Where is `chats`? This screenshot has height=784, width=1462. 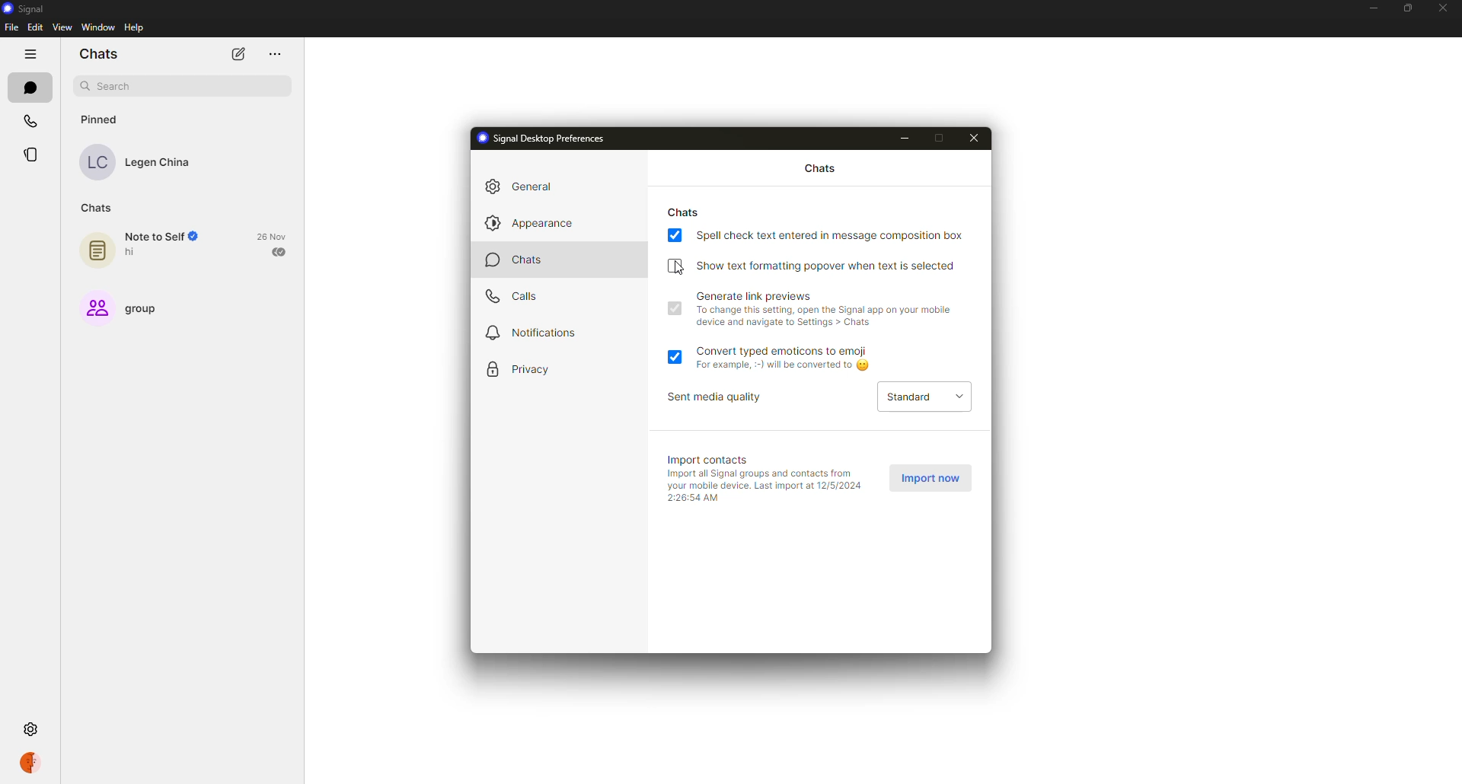 chats is located at coordinates (98, 206).